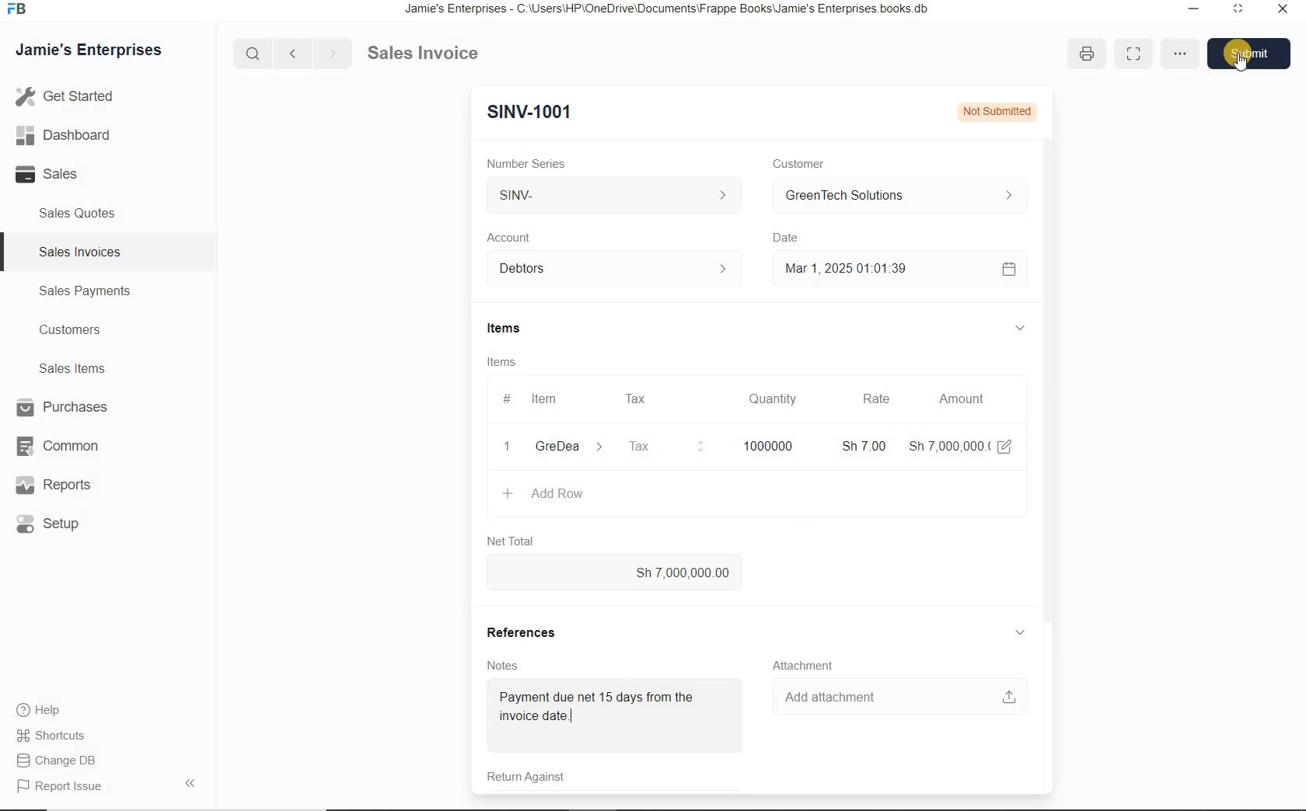 The image size is (1306, 811). I want to click on # Item, so click(540, 401).